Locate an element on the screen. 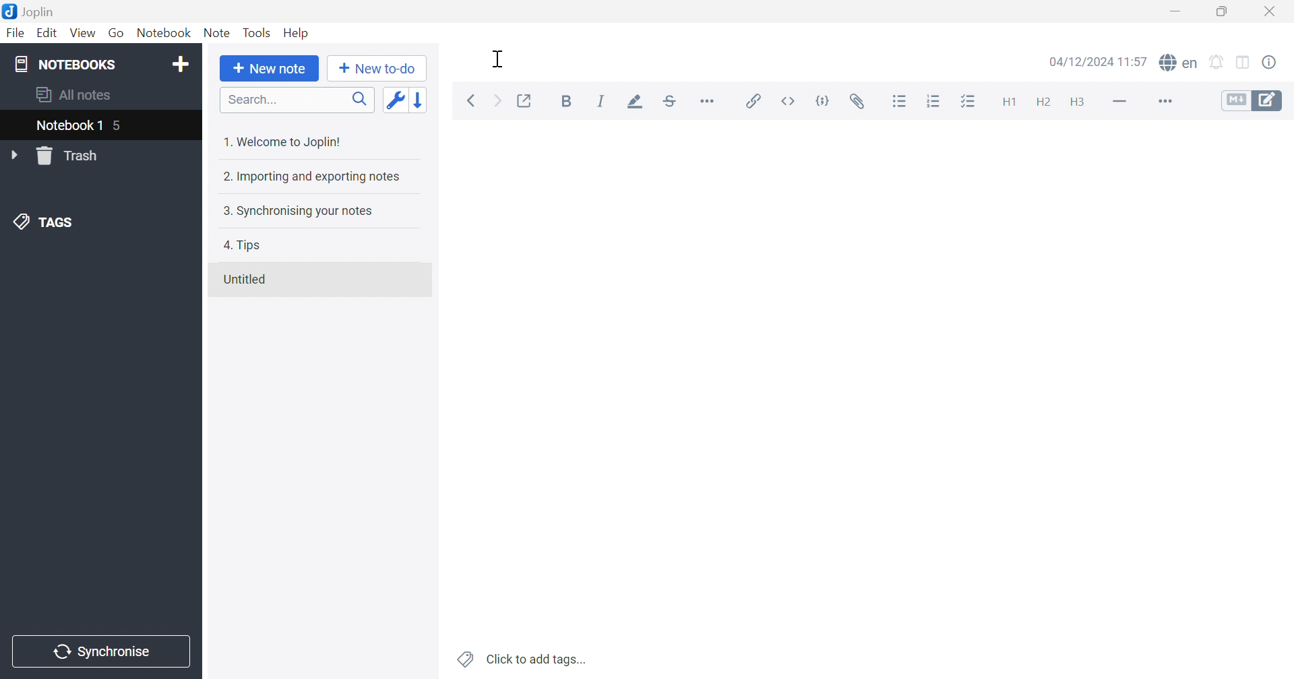  Toggle sort order field is located at coordinates (395, 100).